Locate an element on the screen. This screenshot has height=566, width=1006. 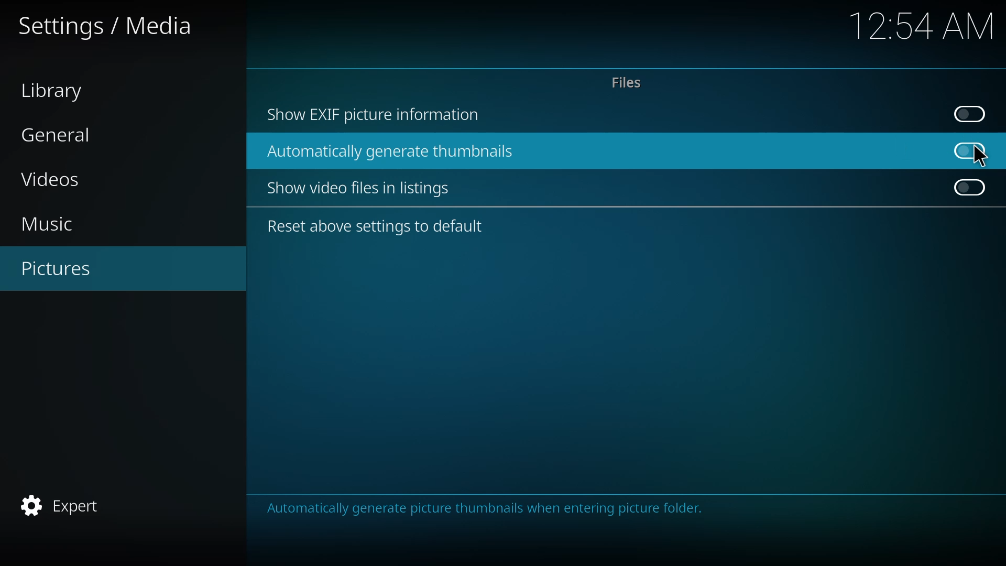
info is located at coordinates (549, 508).